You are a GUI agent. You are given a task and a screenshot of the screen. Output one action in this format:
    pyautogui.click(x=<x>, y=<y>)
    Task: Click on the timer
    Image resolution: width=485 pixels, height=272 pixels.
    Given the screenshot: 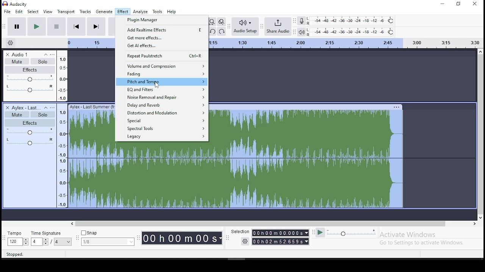 What is the action you would take?
    pyautogui.click(x=182, y=237)
    